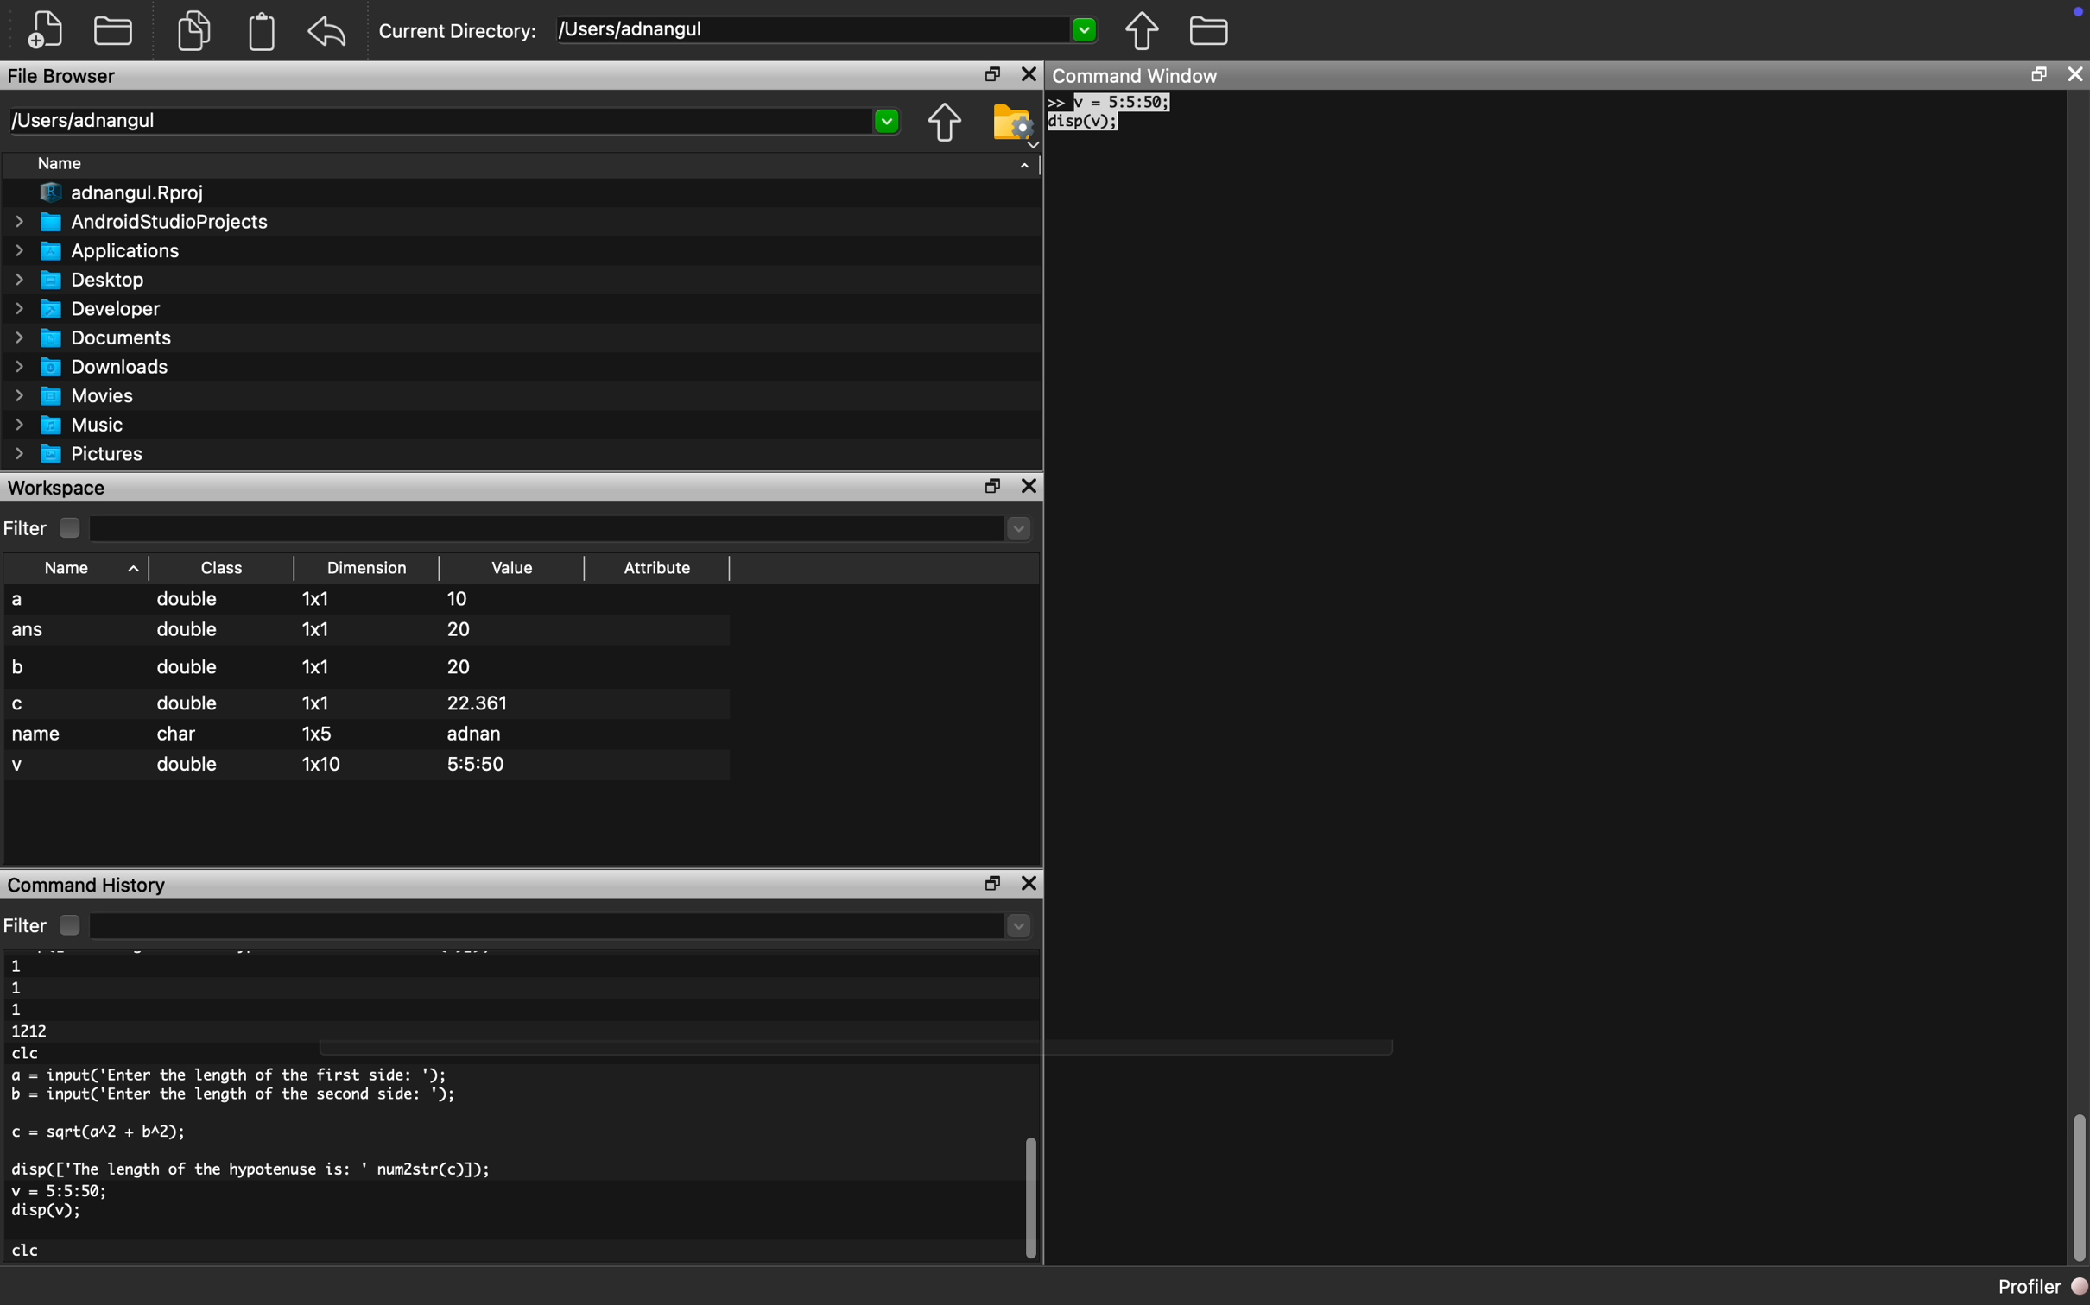 This screenshot has height=1305, width=2090. I want to click on File Browser, so click(65, 77).